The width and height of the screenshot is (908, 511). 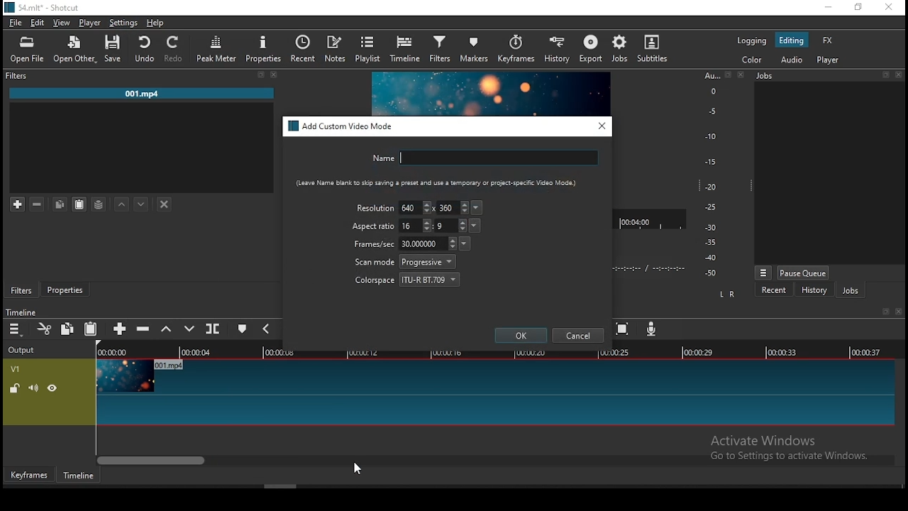 I want to click on previous marker, so click(x=265, y=328).